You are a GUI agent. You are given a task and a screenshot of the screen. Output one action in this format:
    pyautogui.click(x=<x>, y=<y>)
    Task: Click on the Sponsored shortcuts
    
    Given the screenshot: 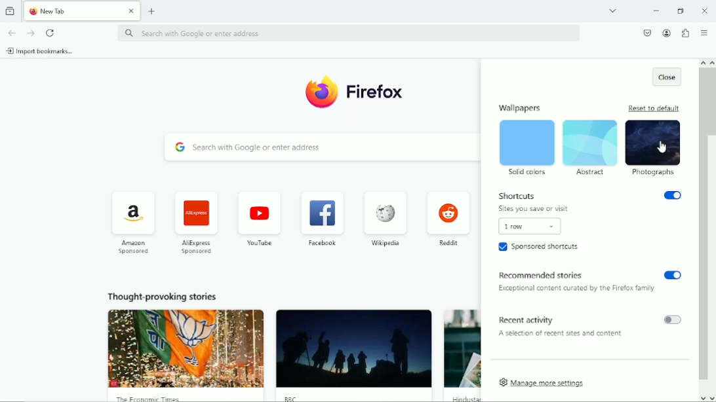 What is the action you would take?
    pyautogui.click(x=540, y=247)
    